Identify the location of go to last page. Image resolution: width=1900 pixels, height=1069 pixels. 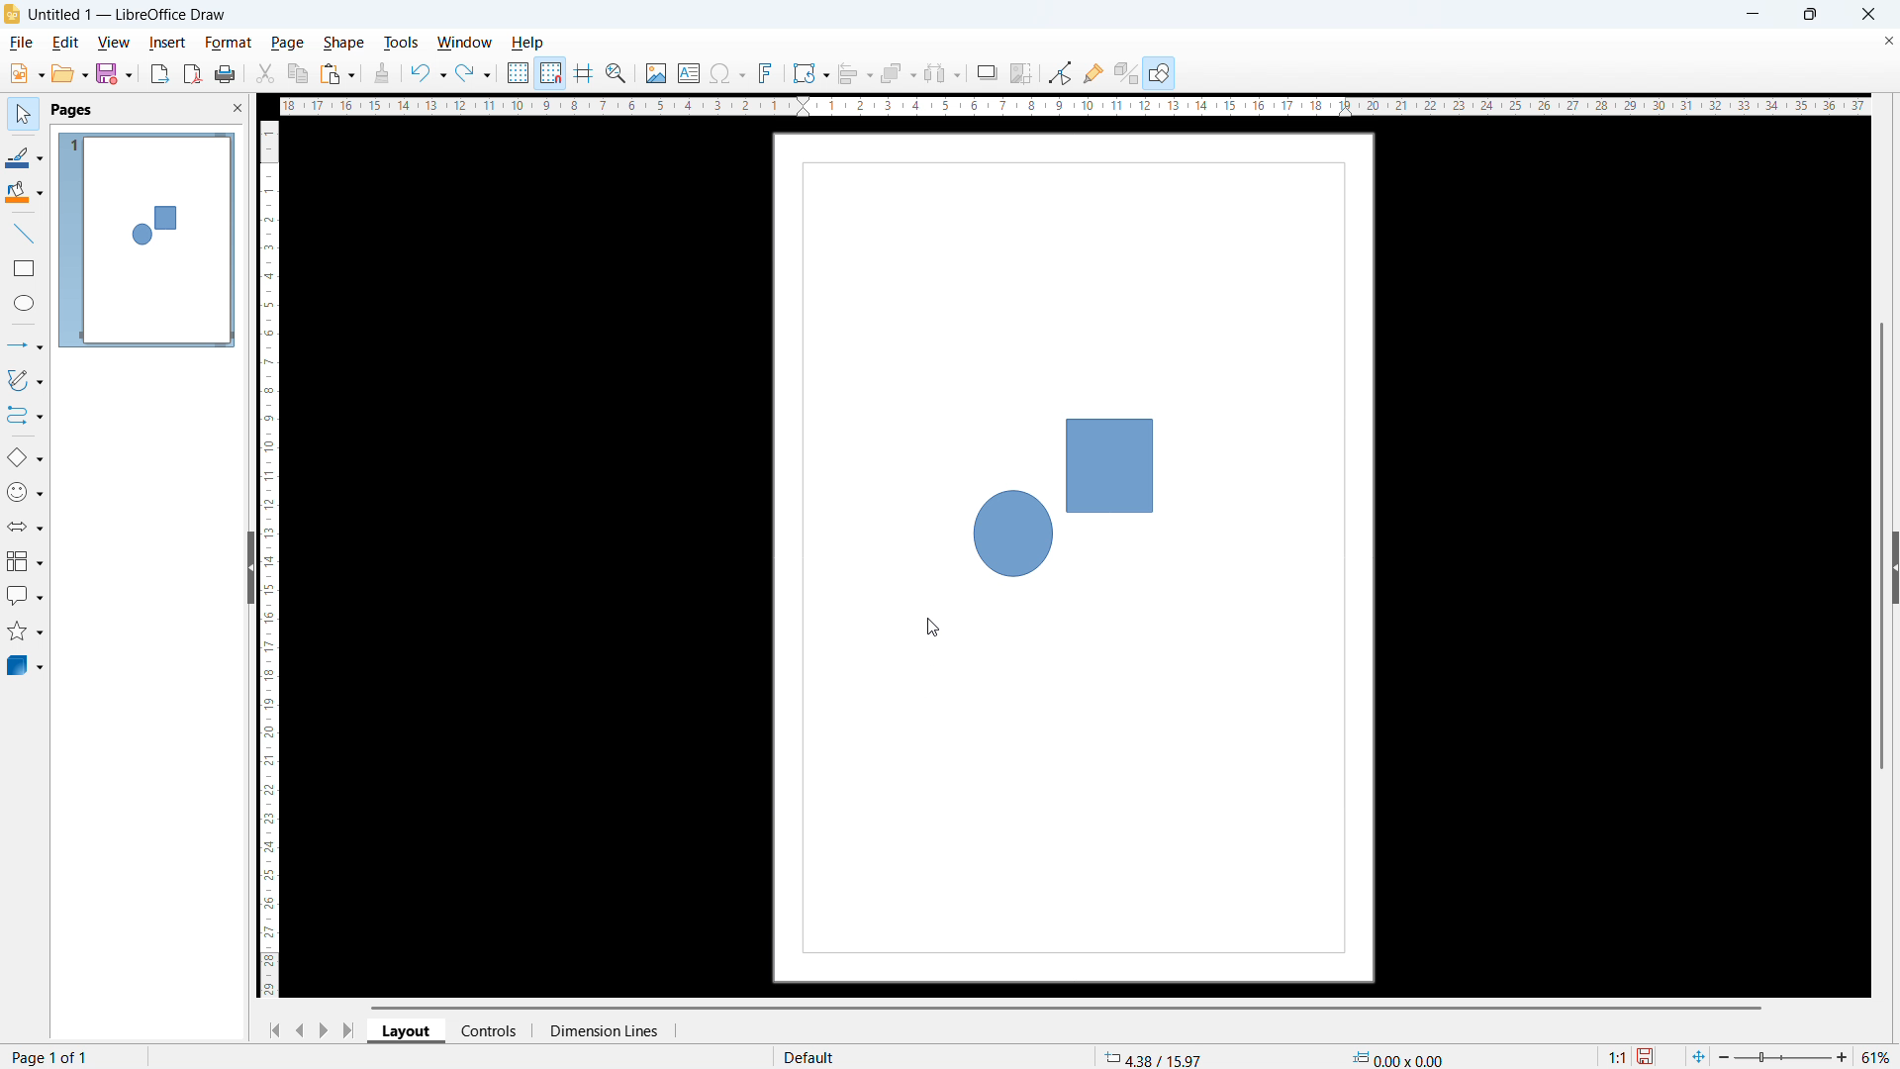
(352, 1031).